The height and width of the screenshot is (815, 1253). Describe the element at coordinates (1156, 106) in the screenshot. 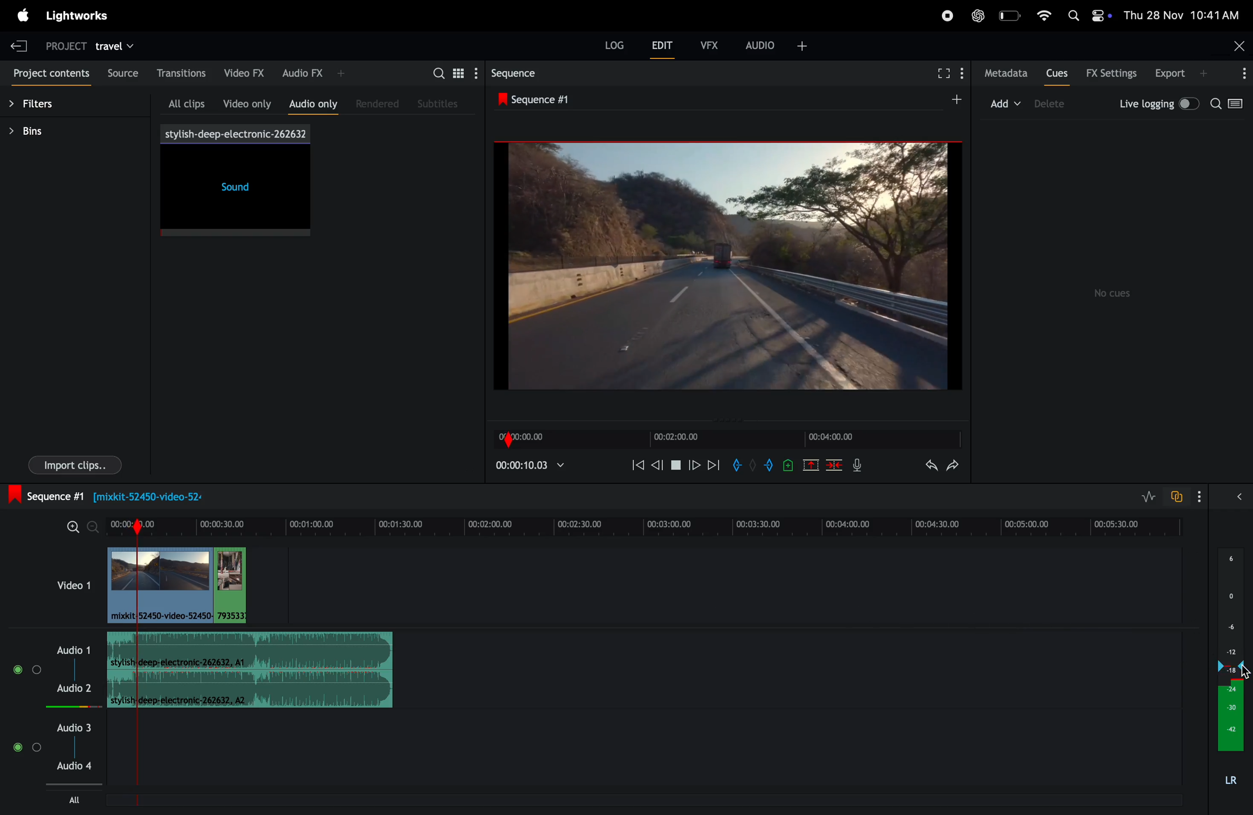

I see `live logging` at that location.